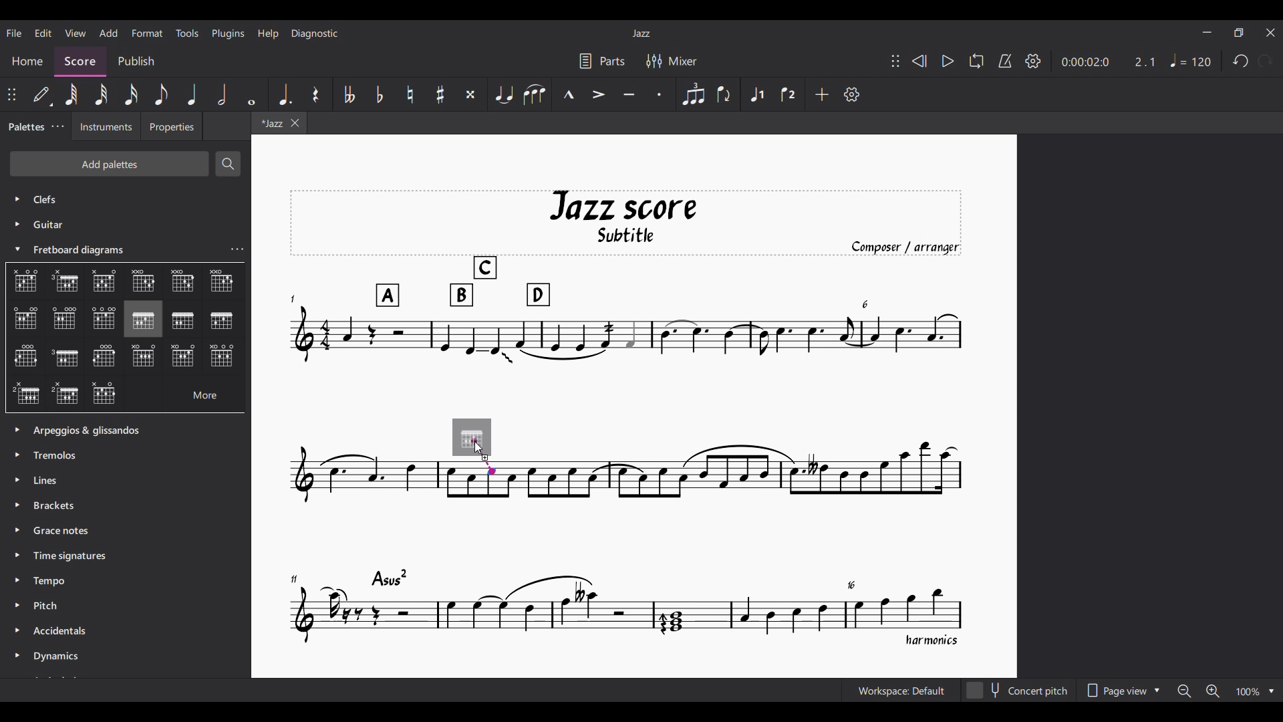  Describe the element at coordinates (693, 95) in the screenshot. I see `Tuplet` at that location.